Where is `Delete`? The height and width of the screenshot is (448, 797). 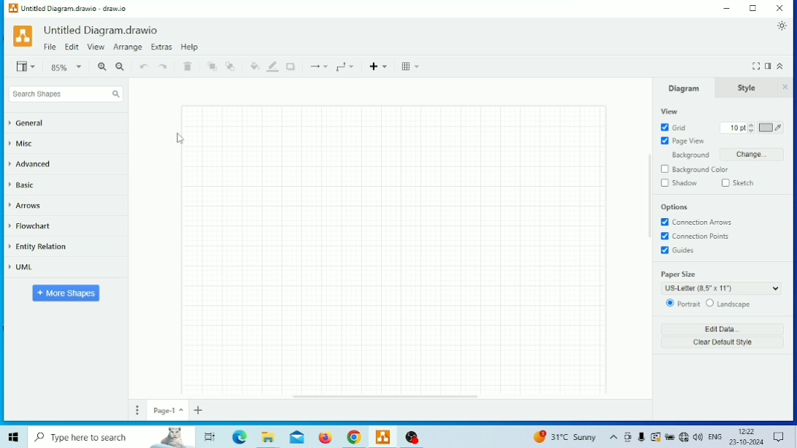 Delete is located at coordinates (188, 66).